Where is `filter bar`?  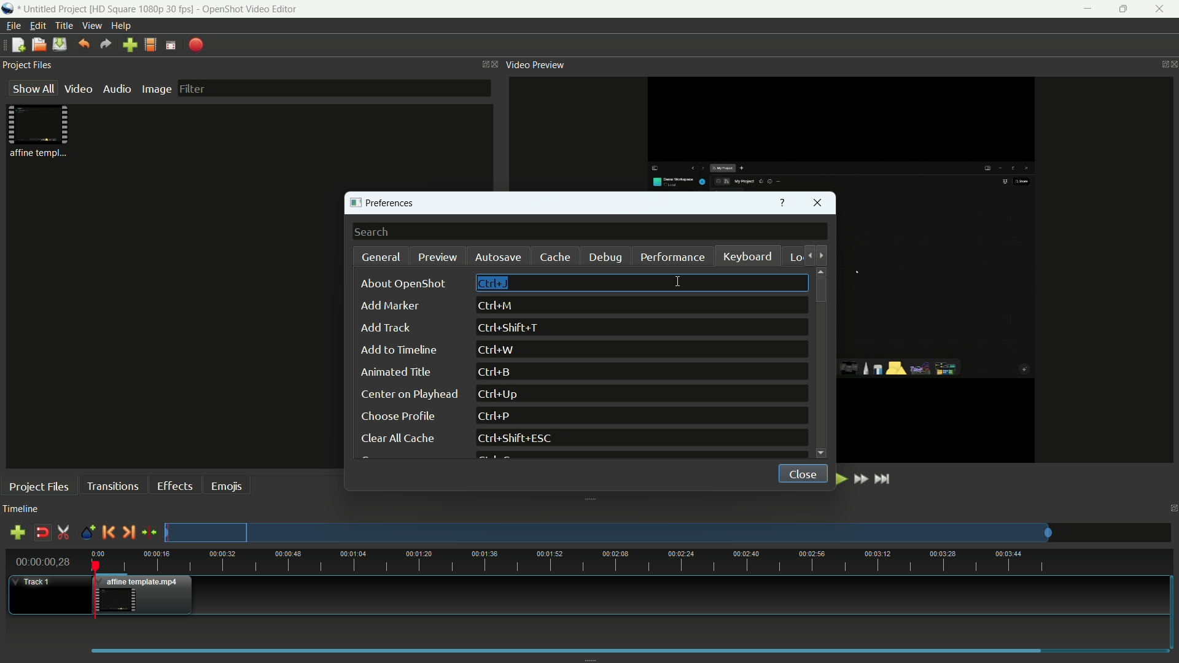 filter bar is located at coordinates (333, 88).